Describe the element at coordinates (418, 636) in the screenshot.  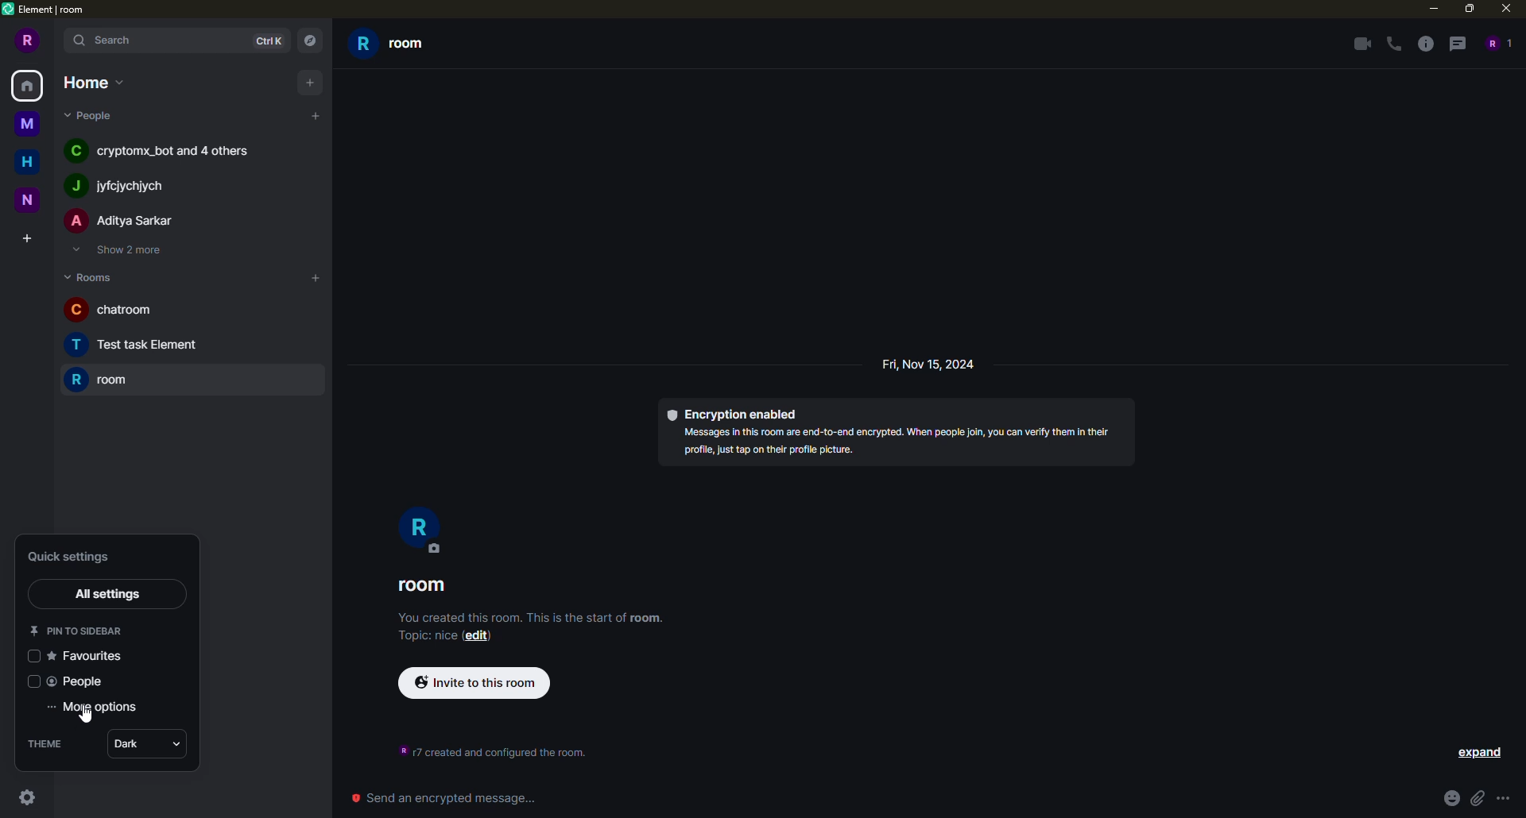
I see `topic` at that location.